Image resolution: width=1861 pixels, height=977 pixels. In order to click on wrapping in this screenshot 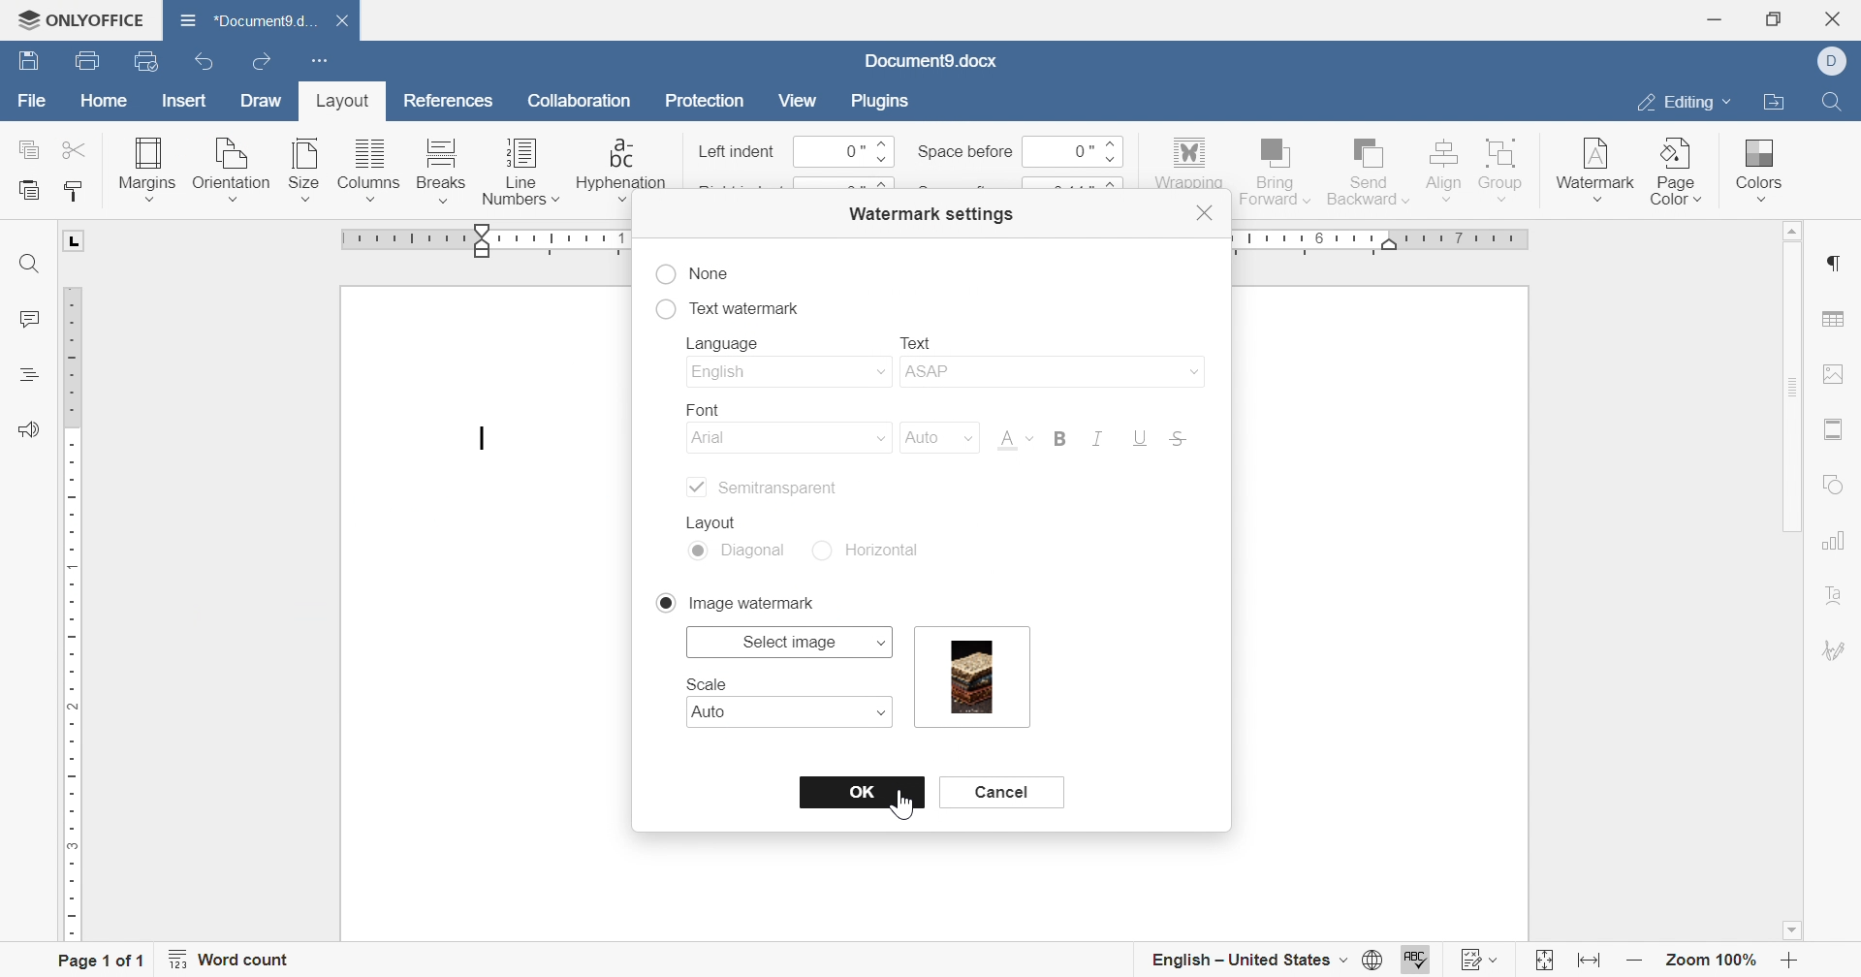, I will do `click(1187, 164)`.